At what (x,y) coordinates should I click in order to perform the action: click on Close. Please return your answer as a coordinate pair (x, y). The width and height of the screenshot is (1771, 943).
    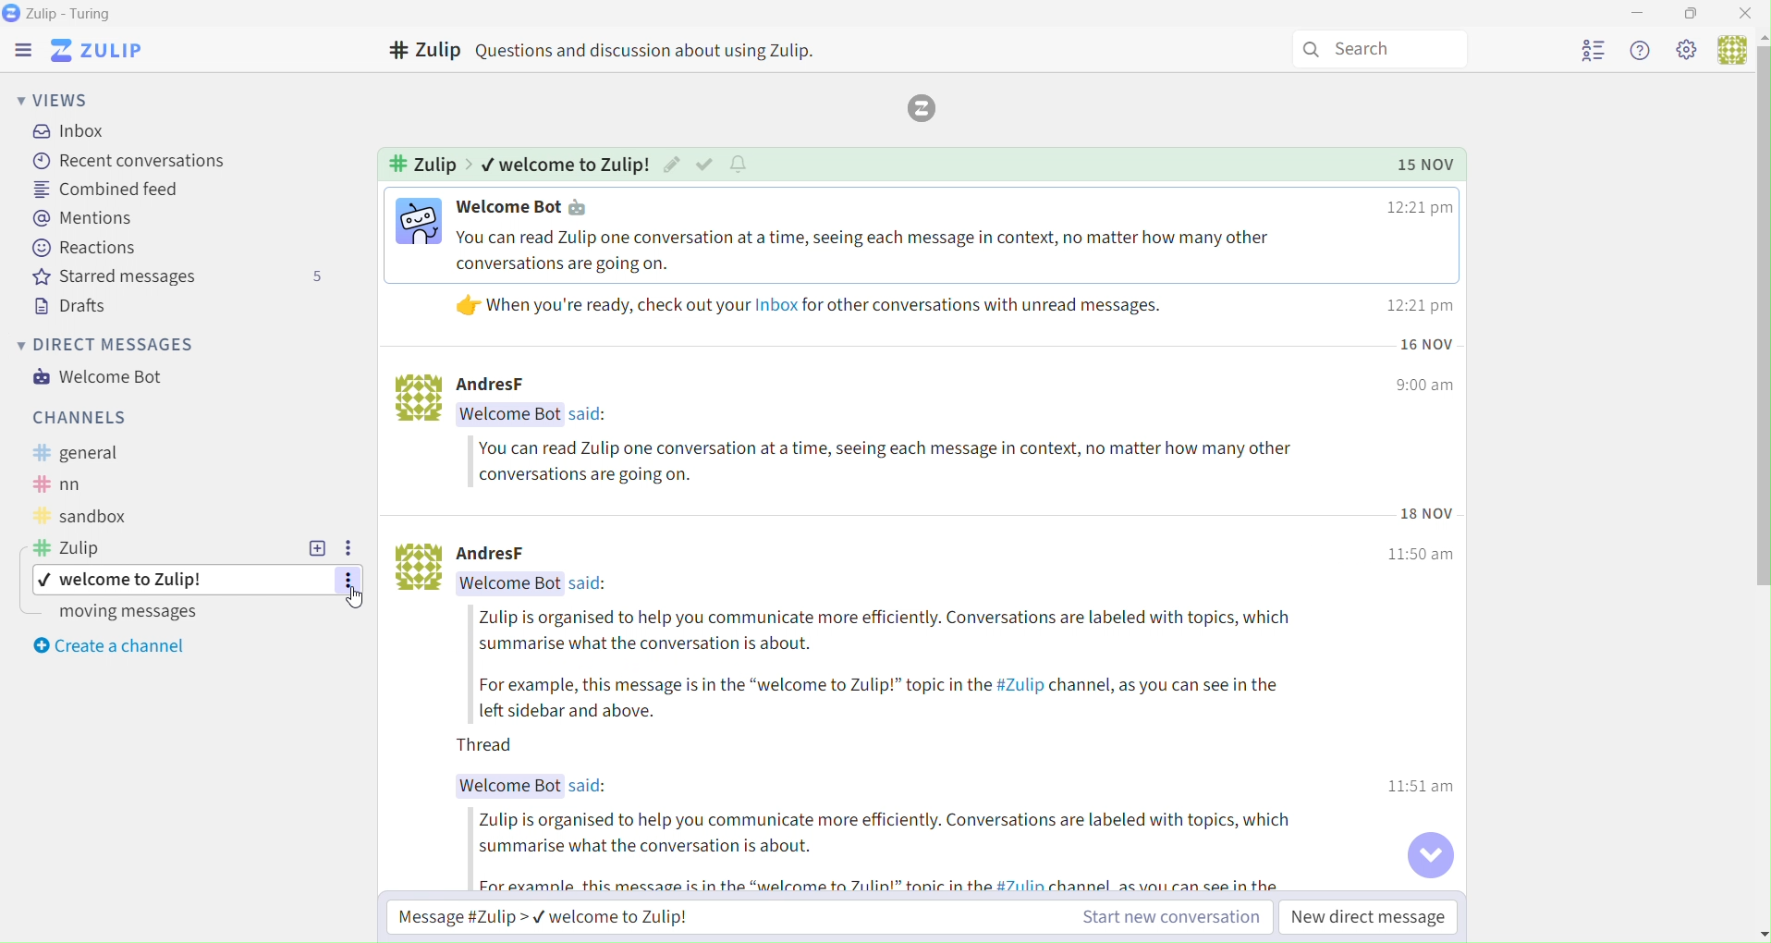
    Looking at the image, I should click on (1744, 14).